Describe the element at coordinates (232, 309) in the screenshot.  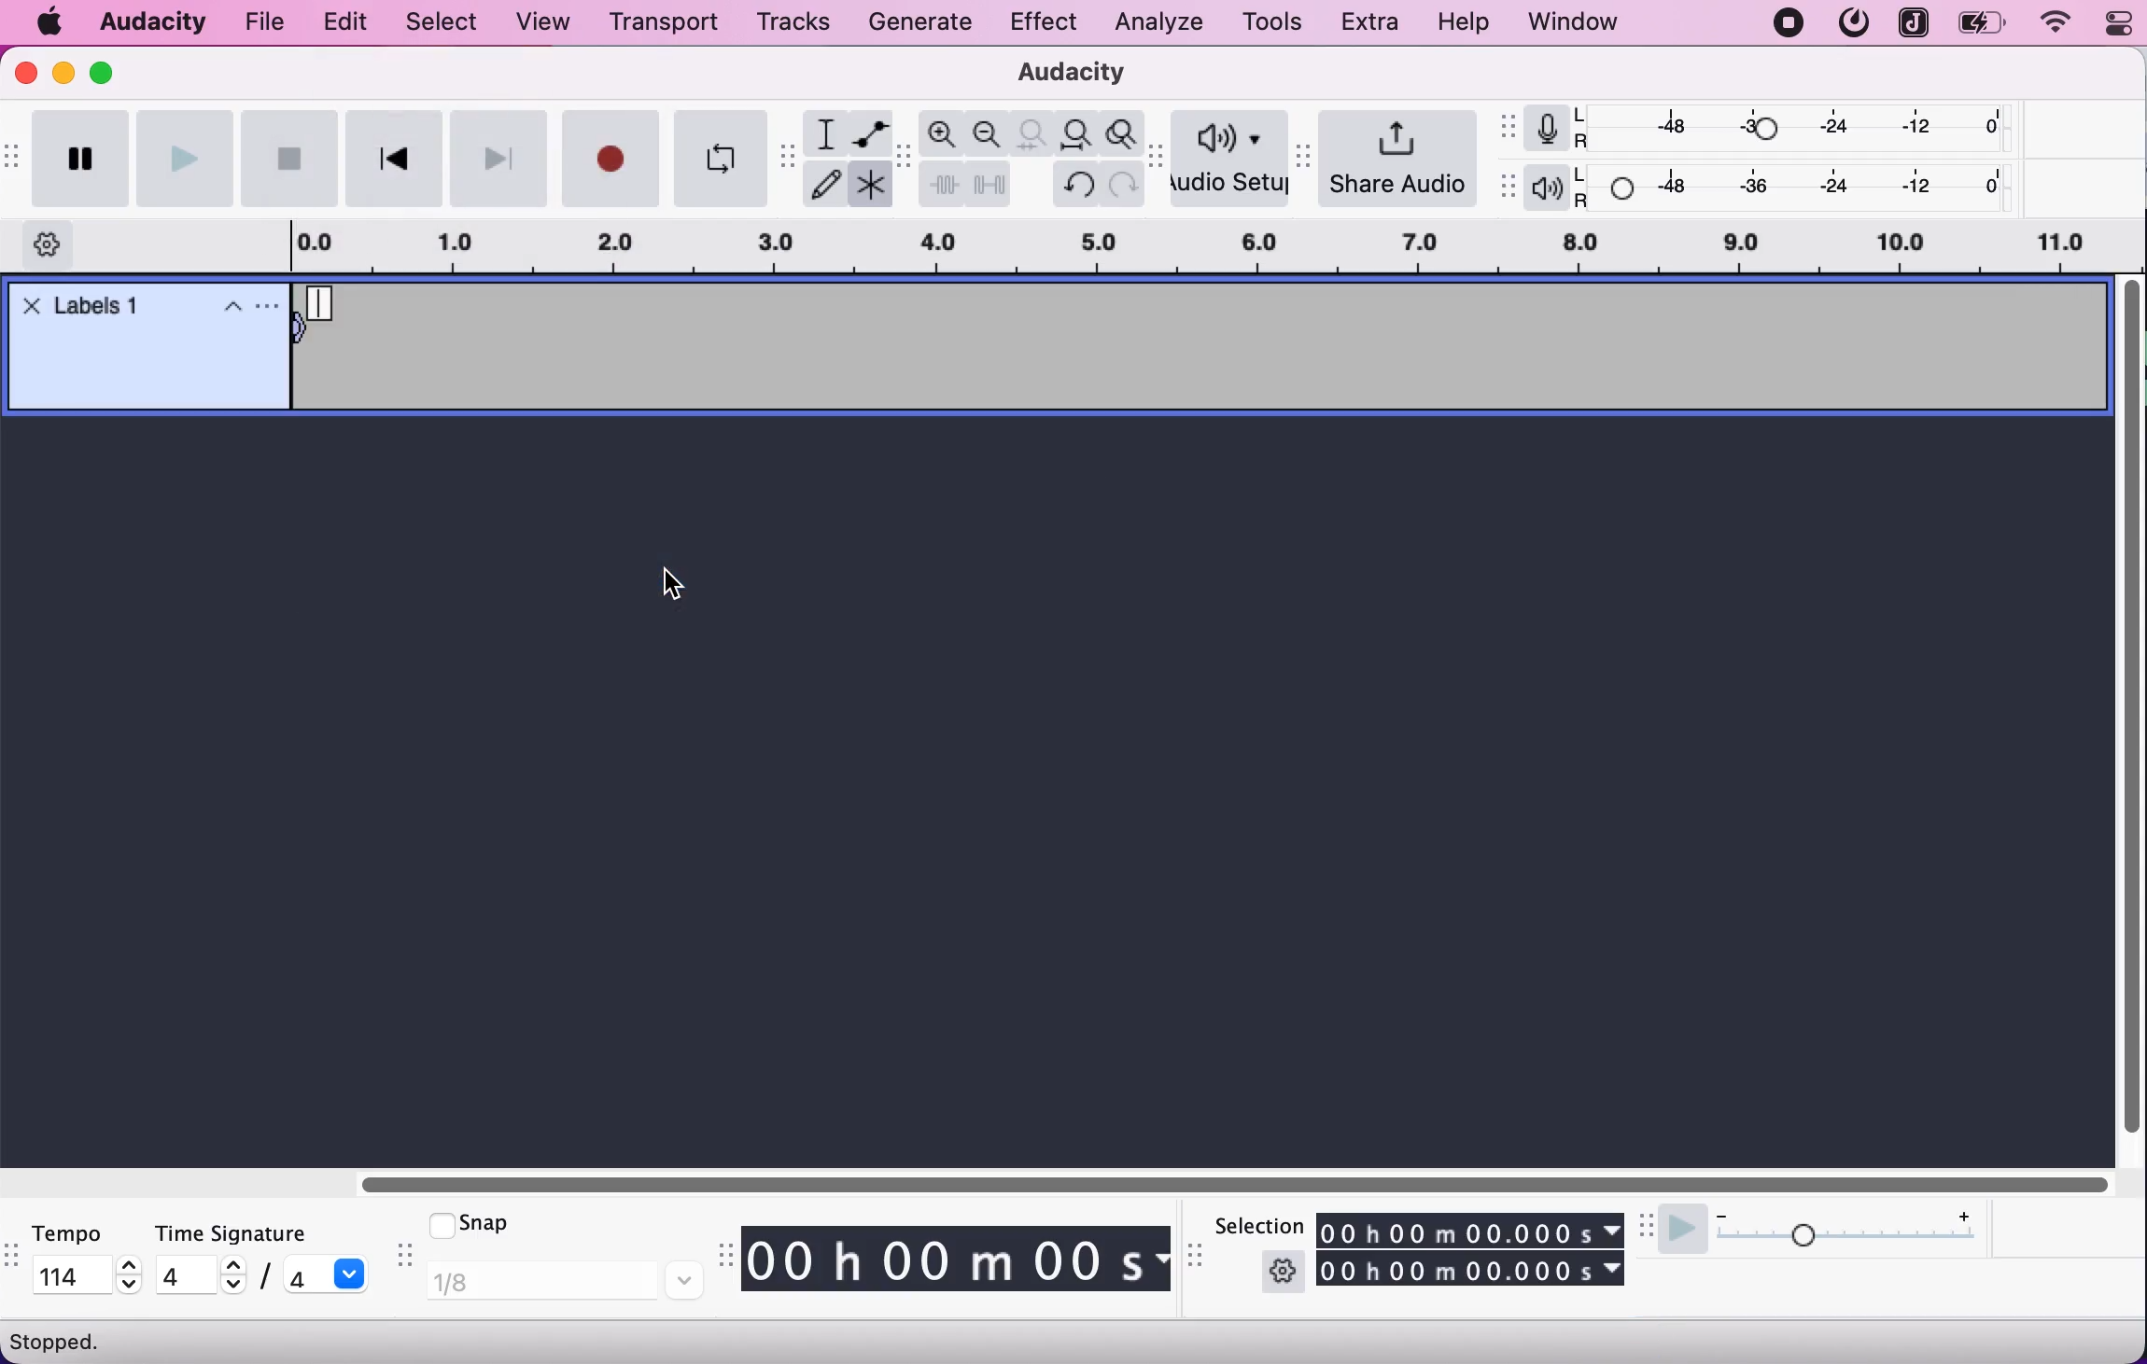
I see `Collapse` at that location.